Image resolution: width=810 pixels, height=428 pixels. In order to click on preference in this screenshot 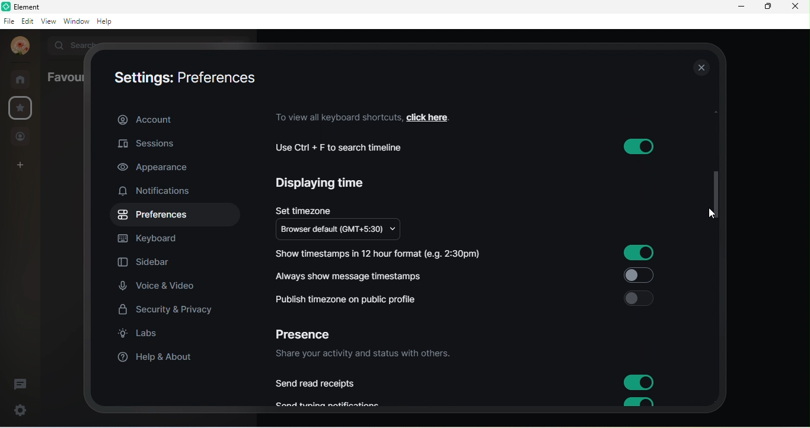, I will do `click(154, 216)`.